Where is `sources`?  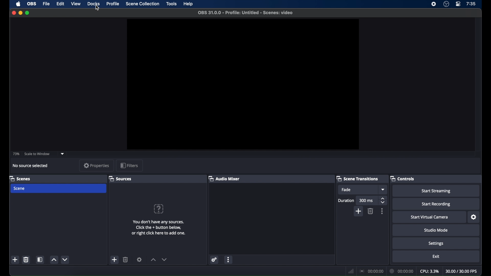 sources is located at coordinates (121, 178).